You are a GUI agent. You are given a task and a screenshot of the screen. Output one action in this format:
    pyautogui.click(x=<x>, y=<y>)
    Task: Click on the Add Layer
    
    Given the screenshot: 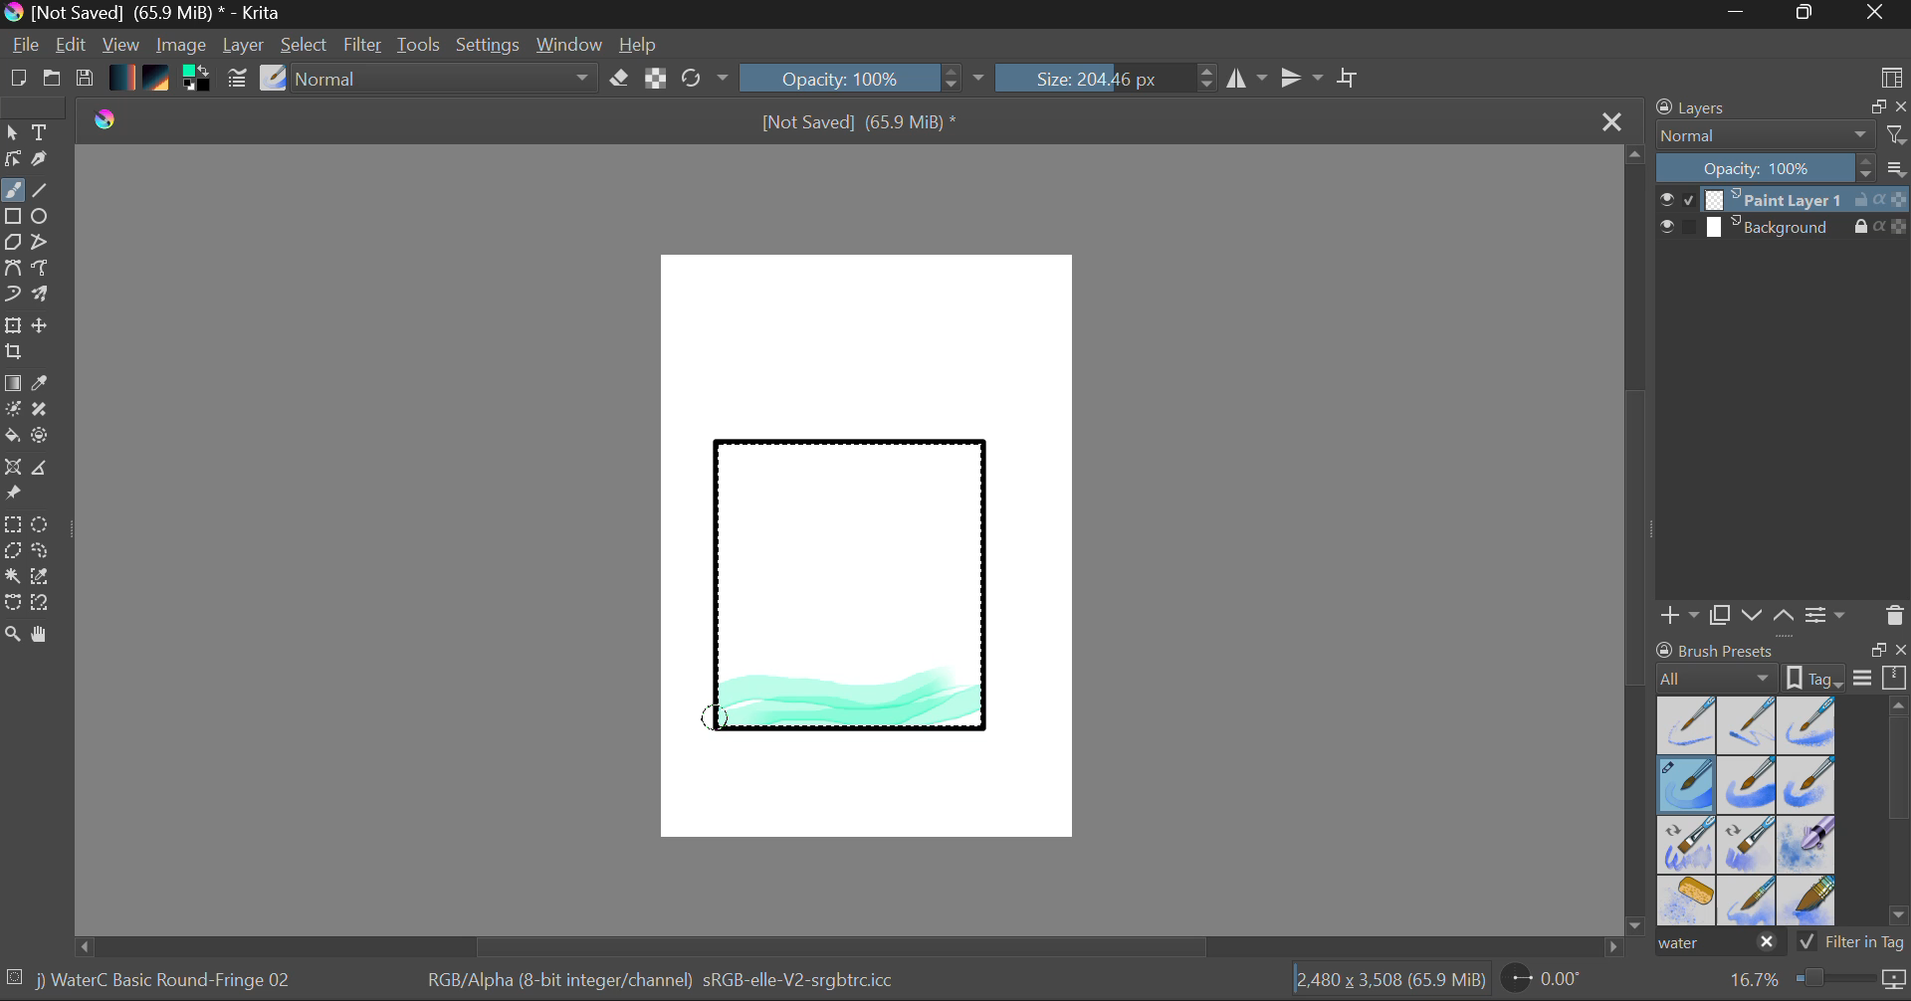 What is the action you would take?
    pyautogui.click(x=1679, y=615)
    